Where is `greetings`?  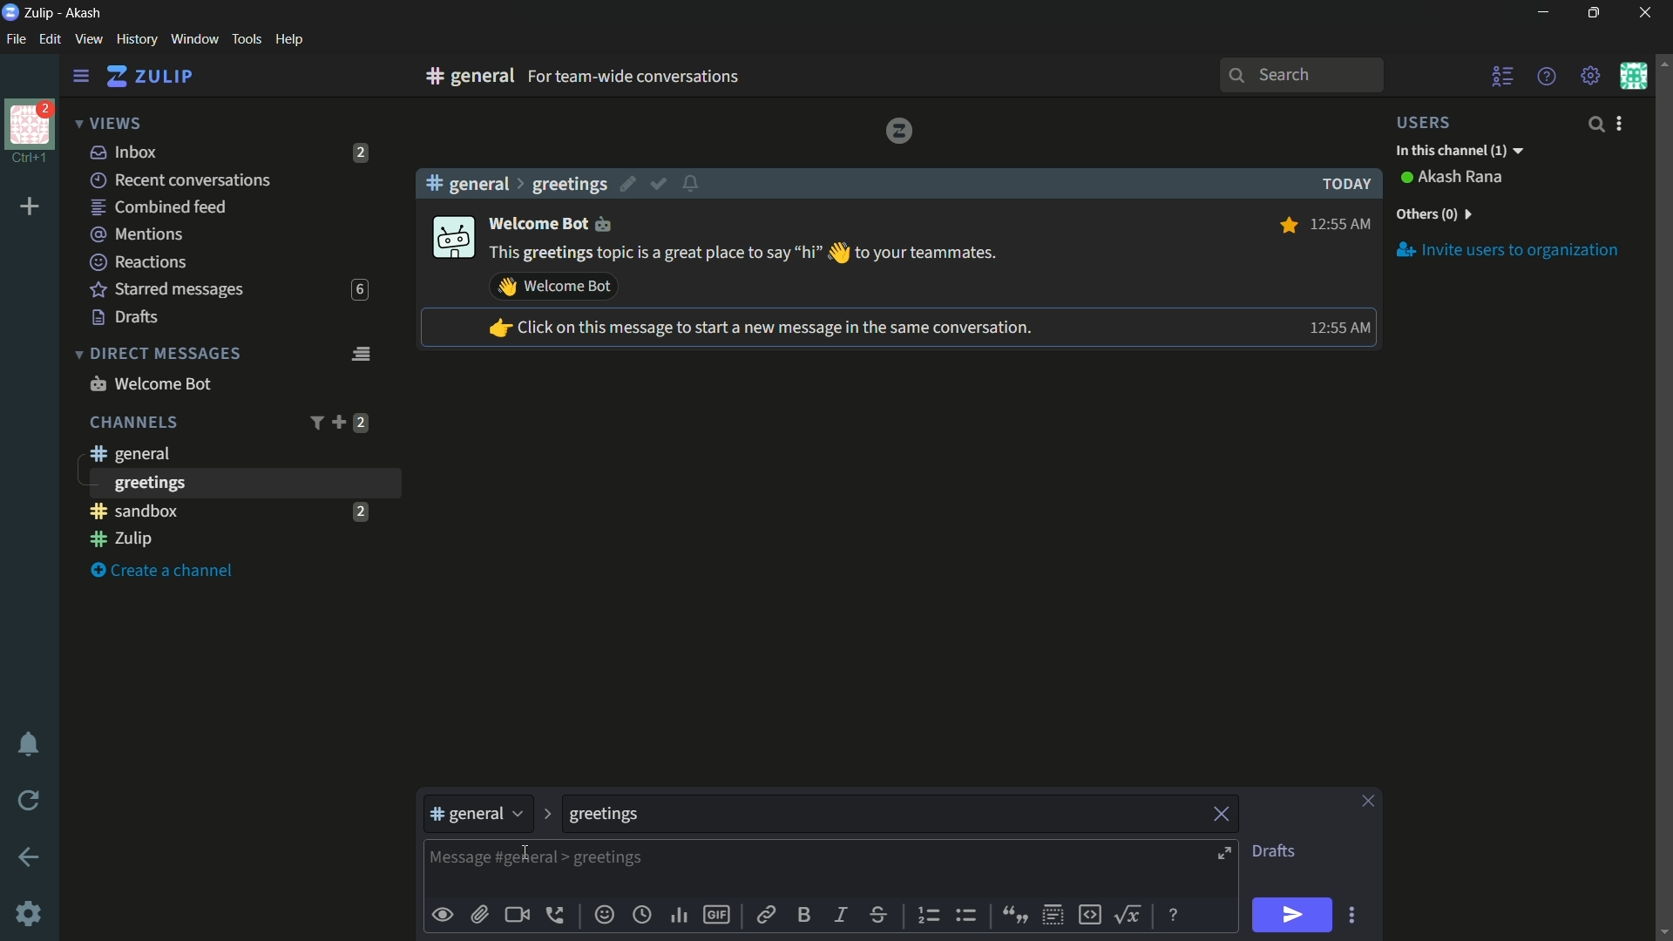 greetings is located at coordinates (569, 184).